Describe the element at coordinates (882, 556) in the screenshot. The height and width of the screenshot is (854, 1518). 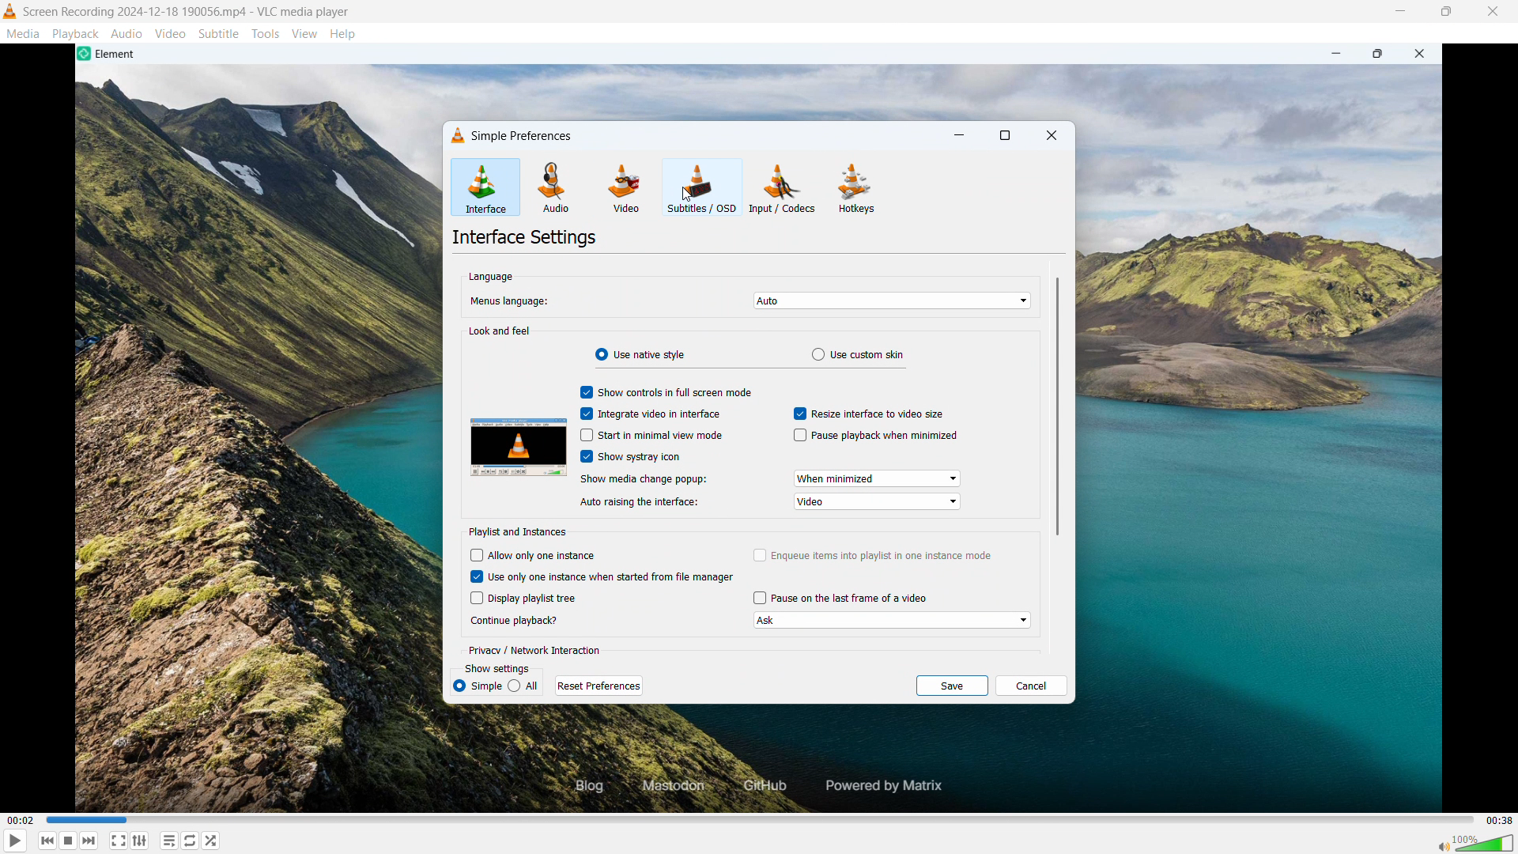
I see `Enqueue items into playlist in one instance mode ` at that location.